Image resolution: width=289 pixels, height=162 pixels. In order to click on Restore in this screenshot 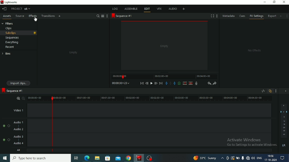, I will do `click(274, 2)`.